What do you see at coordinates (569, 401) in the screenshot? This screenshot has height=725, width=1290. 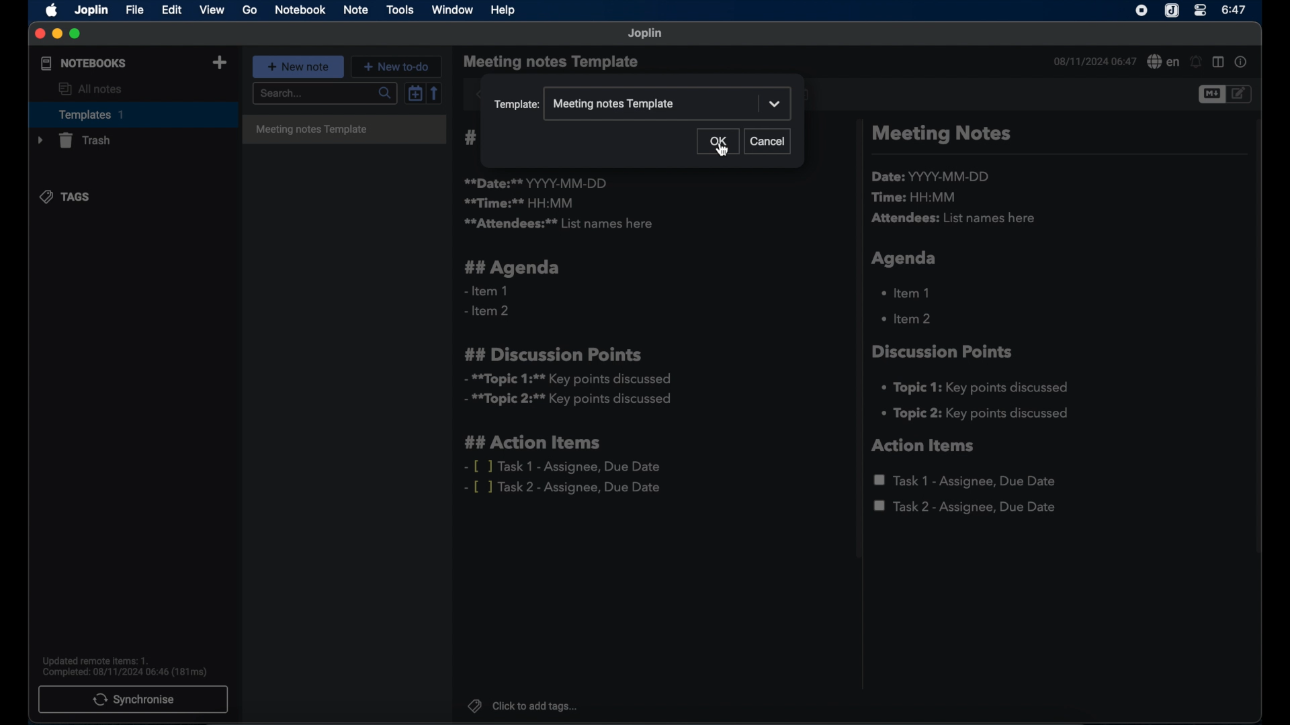 I see `**topic 2:** key points discussed` at bounding box center [569, 401].